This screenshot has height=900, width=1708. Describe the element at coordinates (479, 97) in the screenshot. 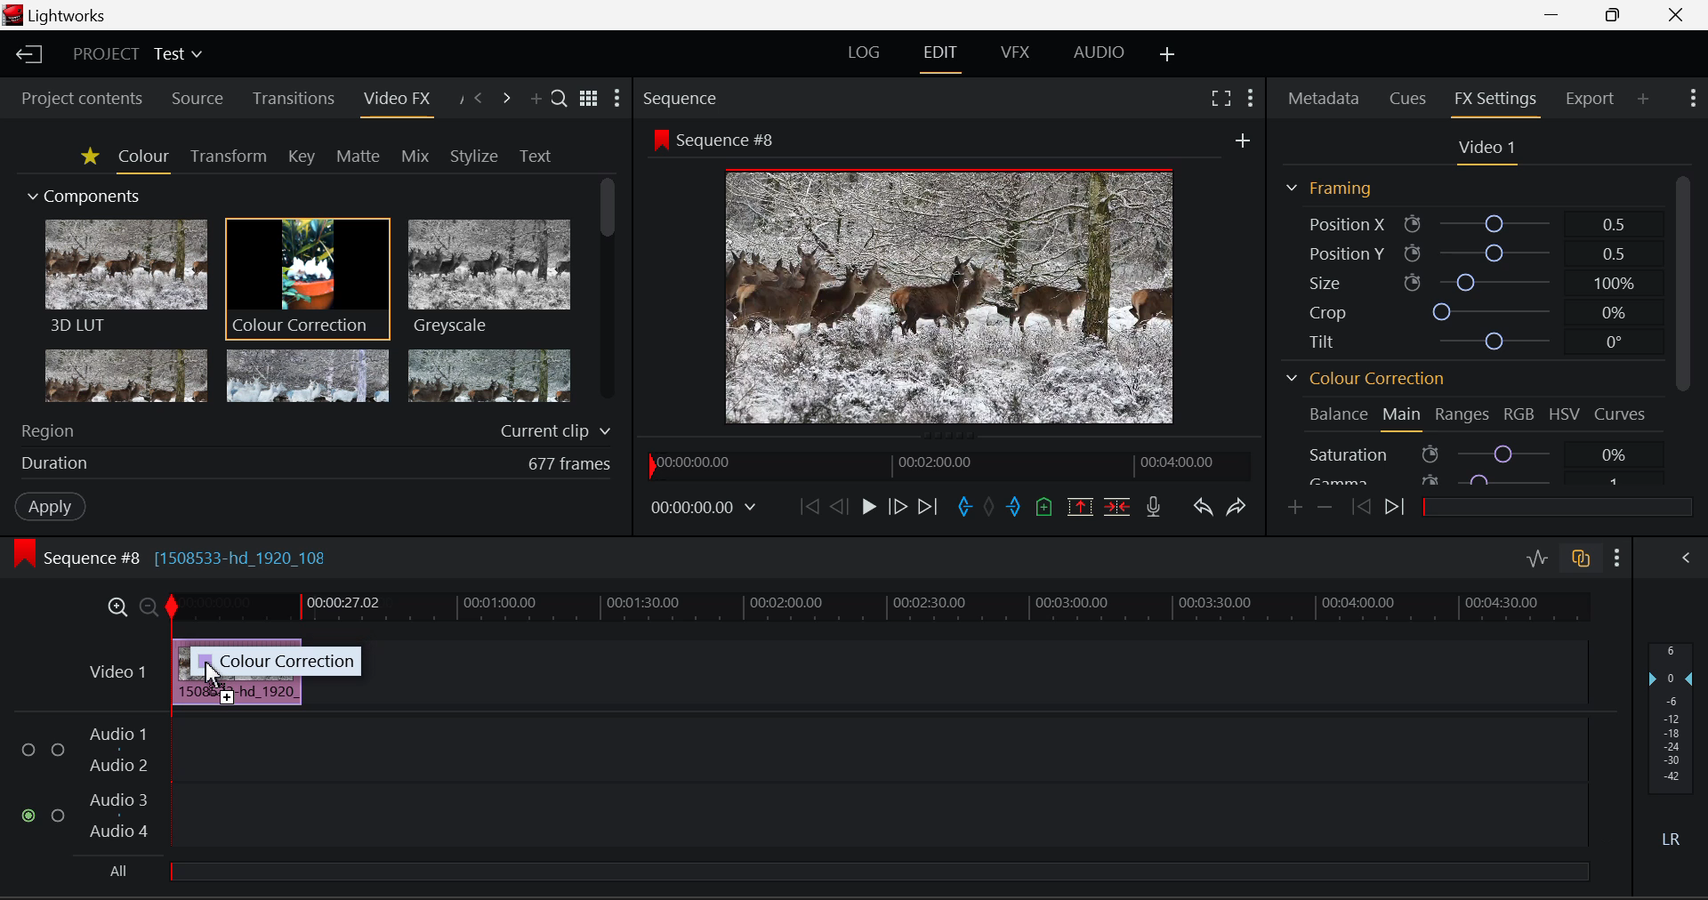

I see `Previous Panel` at that location.